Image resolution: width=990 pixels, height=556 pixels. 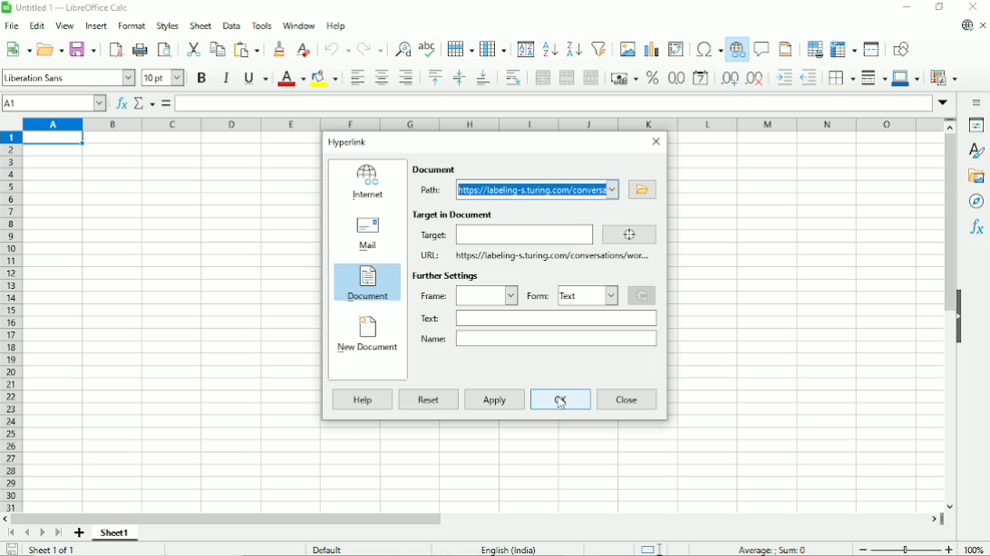 I want to click on Bold, so click(x=201, y=78).